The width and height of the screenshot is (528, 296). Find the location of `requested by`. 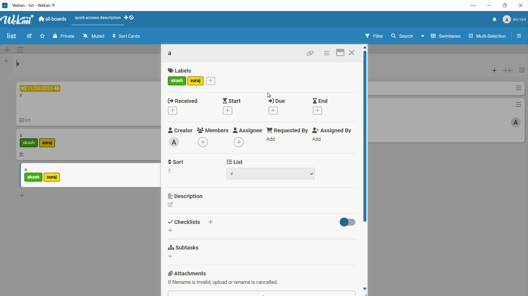

requested by is located at coordinates (288, 130).